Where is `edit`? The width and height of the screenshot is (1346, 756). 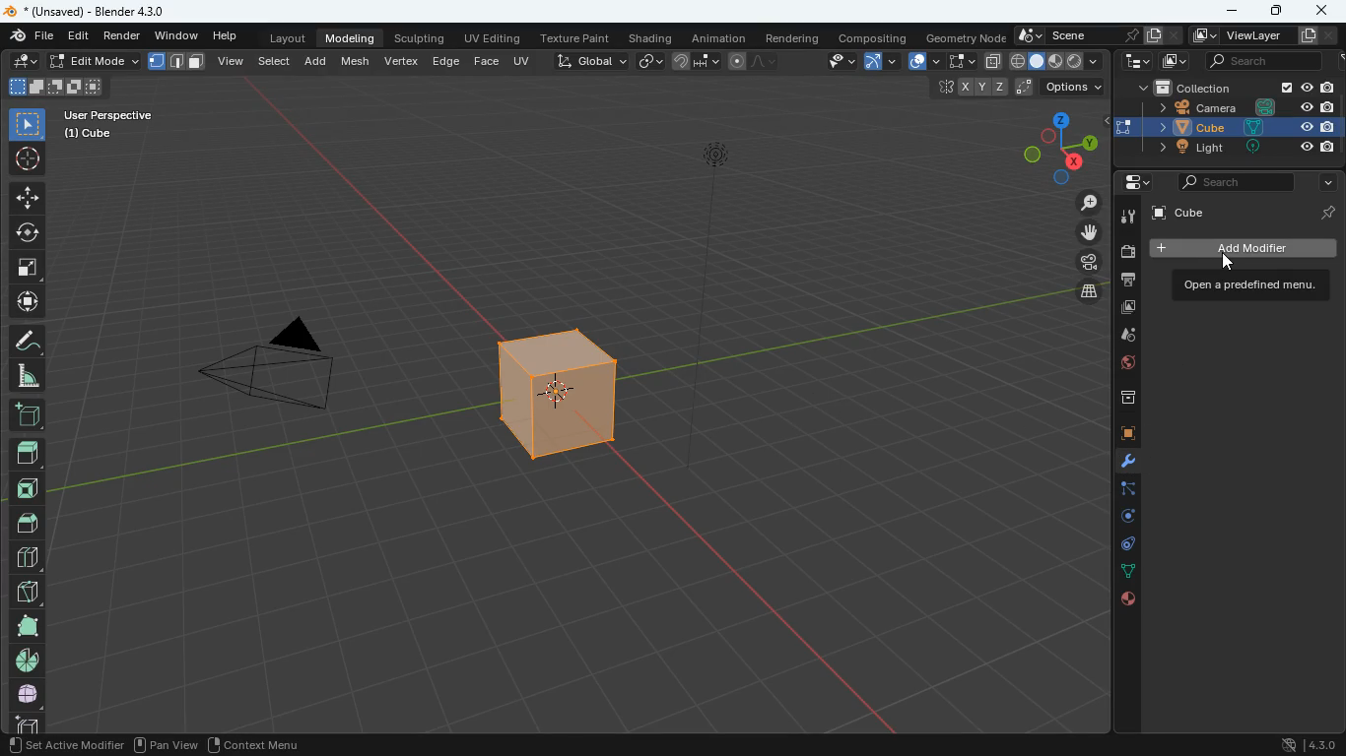 edit is located at coordinates (832, 63).